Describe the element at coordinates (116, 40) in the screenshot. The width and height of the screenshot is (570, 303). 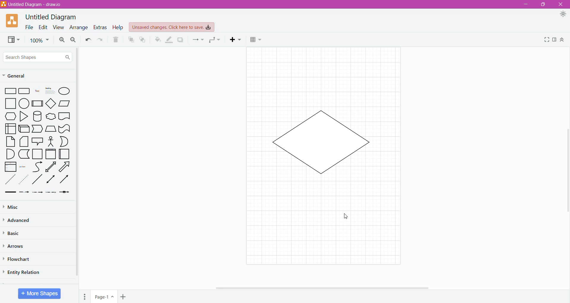
I see `Delete` at that location.